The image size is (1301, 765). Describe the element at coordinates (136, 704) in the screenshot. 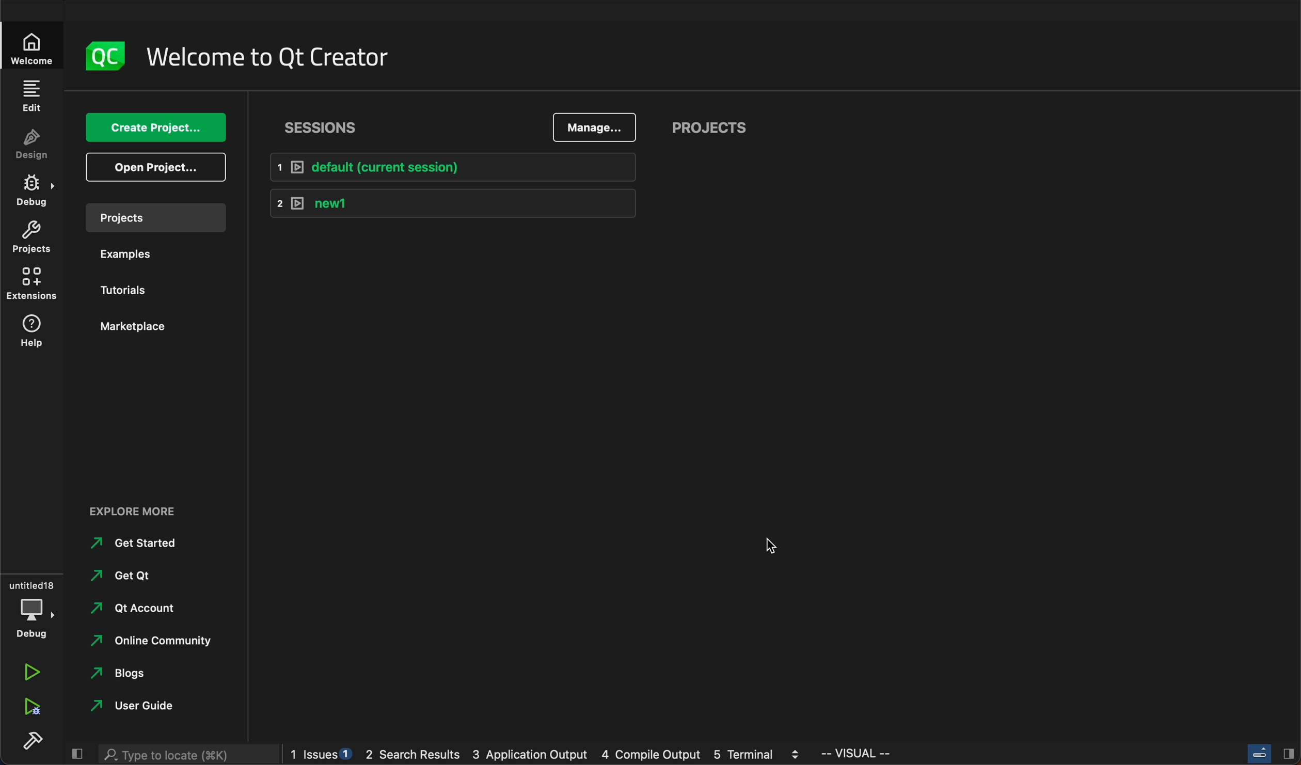

I see `guide` at that location.